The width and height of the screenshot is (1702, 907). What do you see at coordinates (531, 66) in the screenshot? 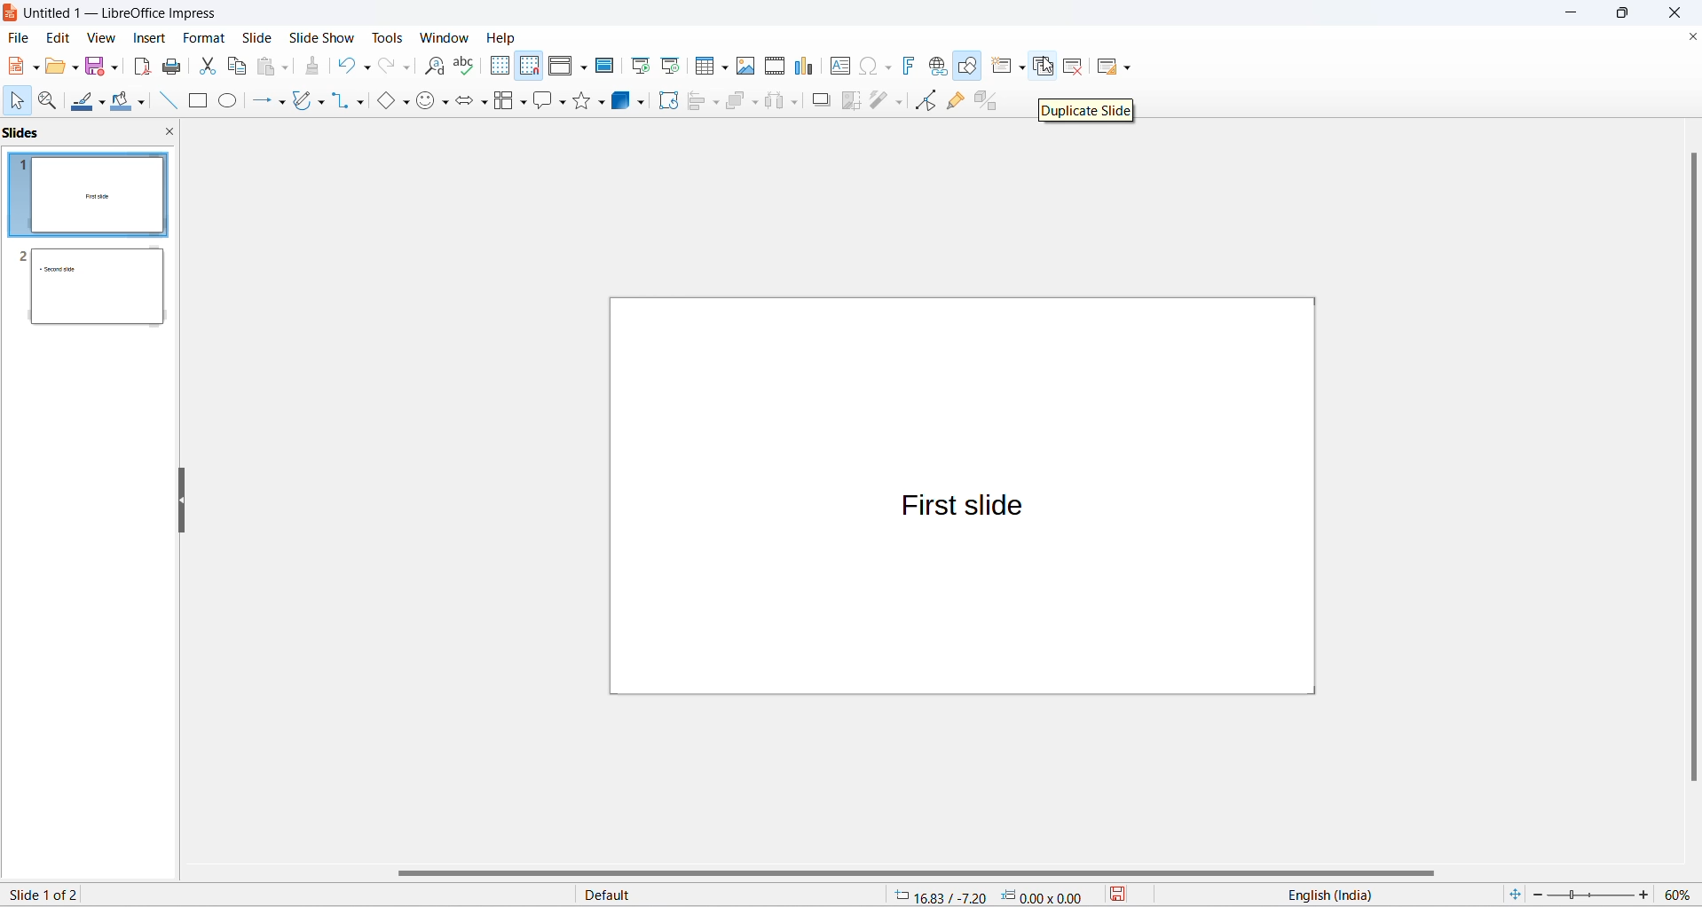
I see `snap to grid` at bounding box center [531, 66].